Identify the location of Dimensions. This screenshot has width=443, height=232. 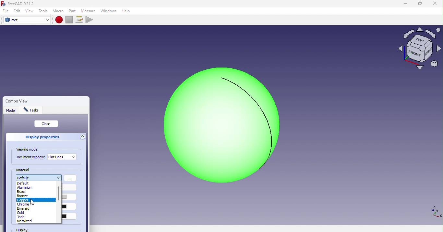
(435, 211).